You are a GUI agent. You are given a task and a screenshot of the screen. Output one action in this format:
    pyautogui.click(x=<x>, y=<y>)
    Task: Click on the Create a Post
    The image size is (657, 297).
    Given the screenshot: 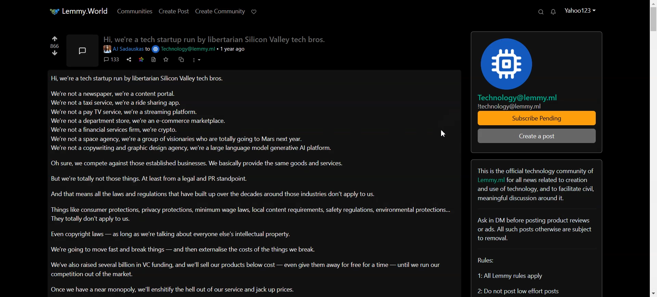 What is the action you would take?
    pyautogui.click(x=539, y=136)
    